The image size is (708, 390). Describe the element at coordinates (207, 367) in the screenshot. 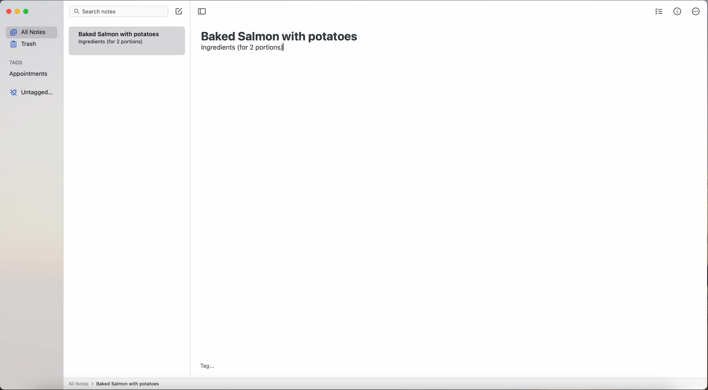

I see `tag` at that location.